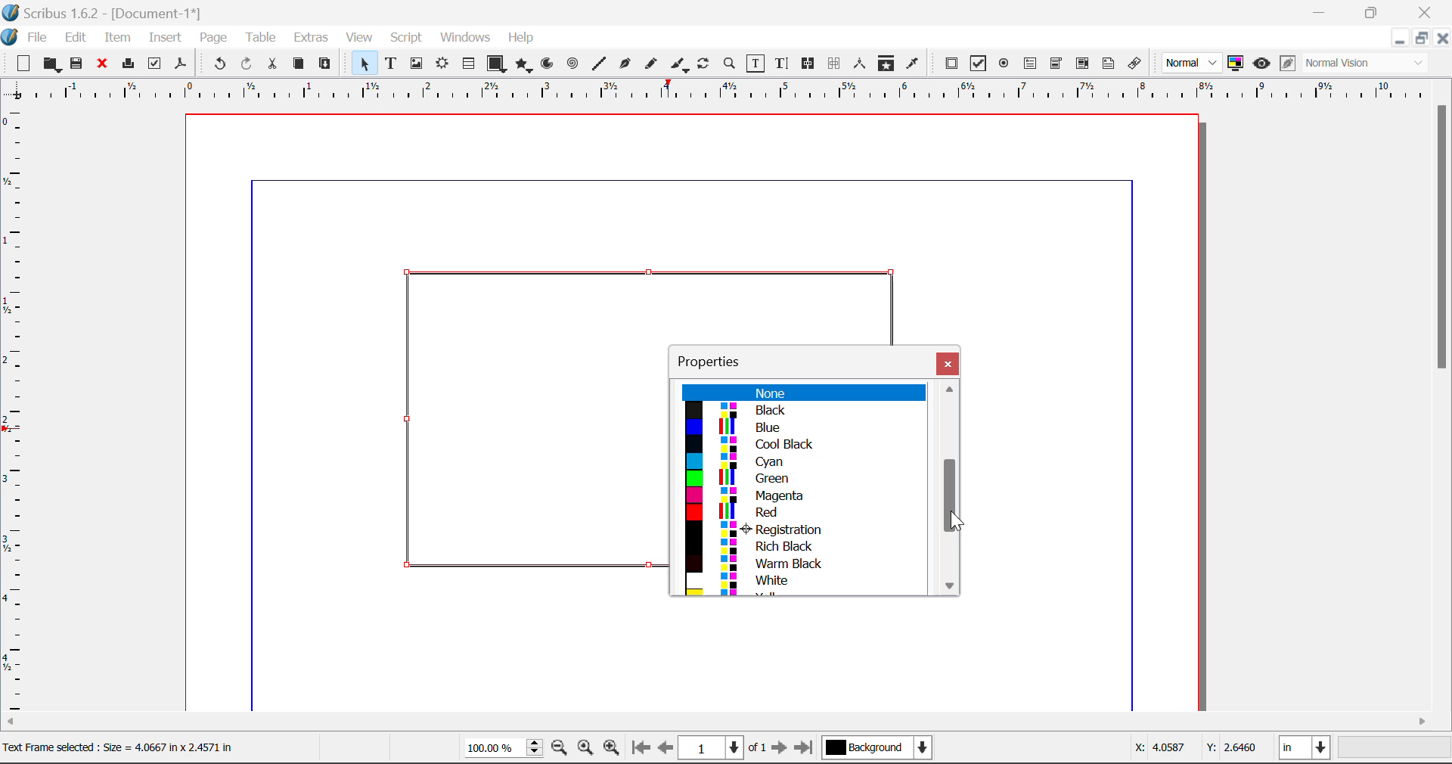  Describe the element at coordinates (118, 746) in the screenshot. I see `Text Frame selected: Size= 4.0667 in x 2.4571 in` at that location.